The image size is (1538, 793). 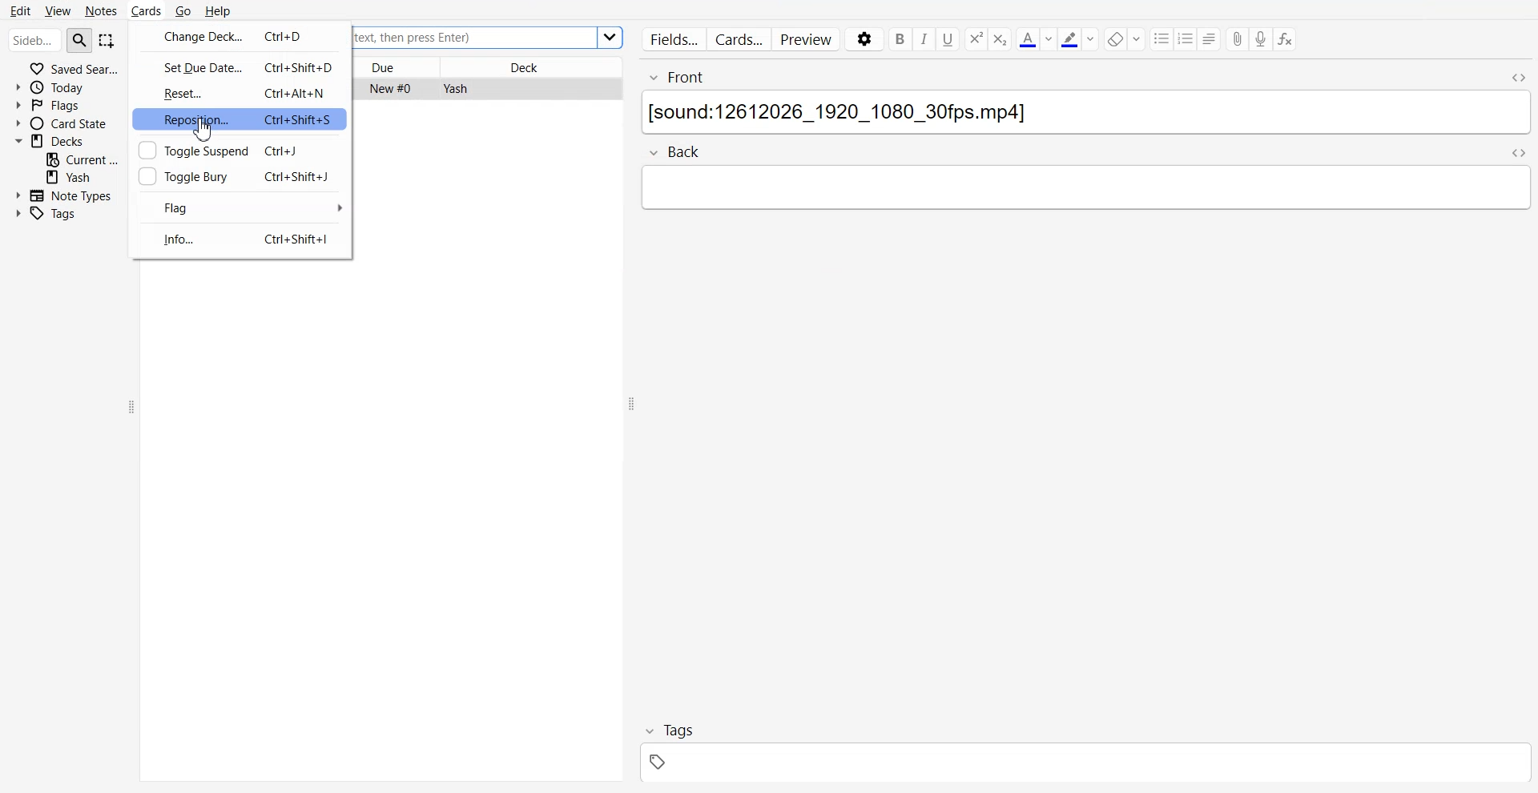 I want to click on Subscript, so click(x=975, y=39).